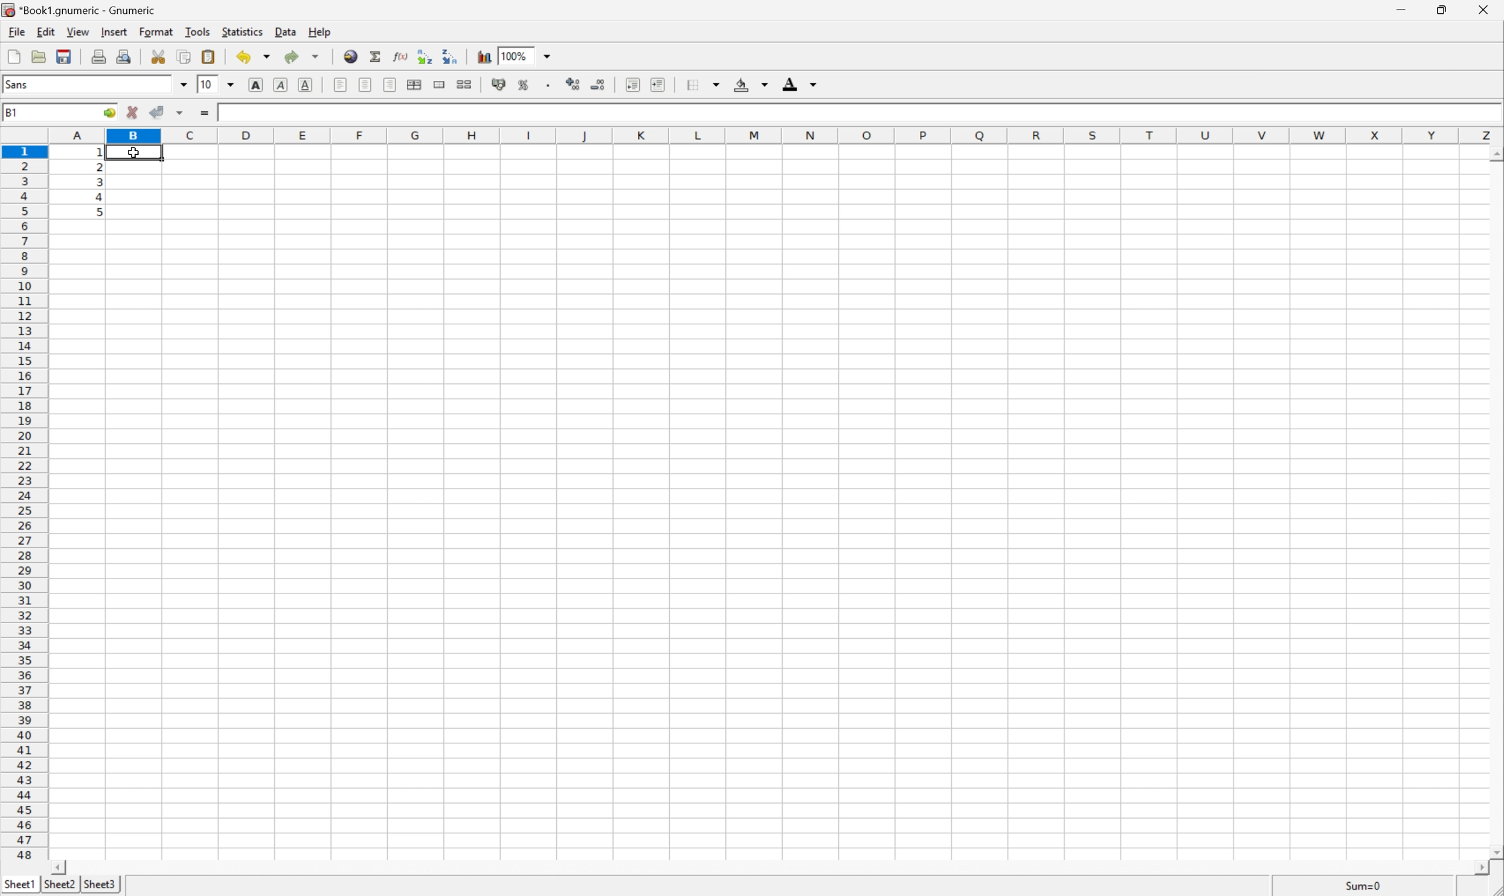 Image resolution: width=1504 pixels, height=896 pixels. I want to click on View, so click(78, 31).